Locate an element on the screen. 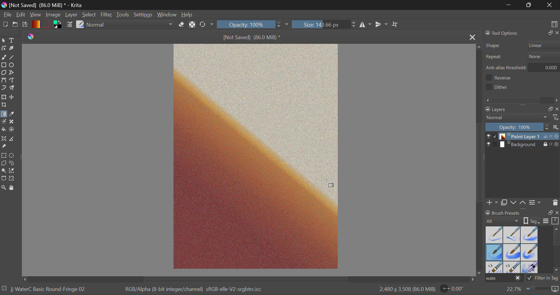  Scroll Bar is located at coordinates (248, 280).